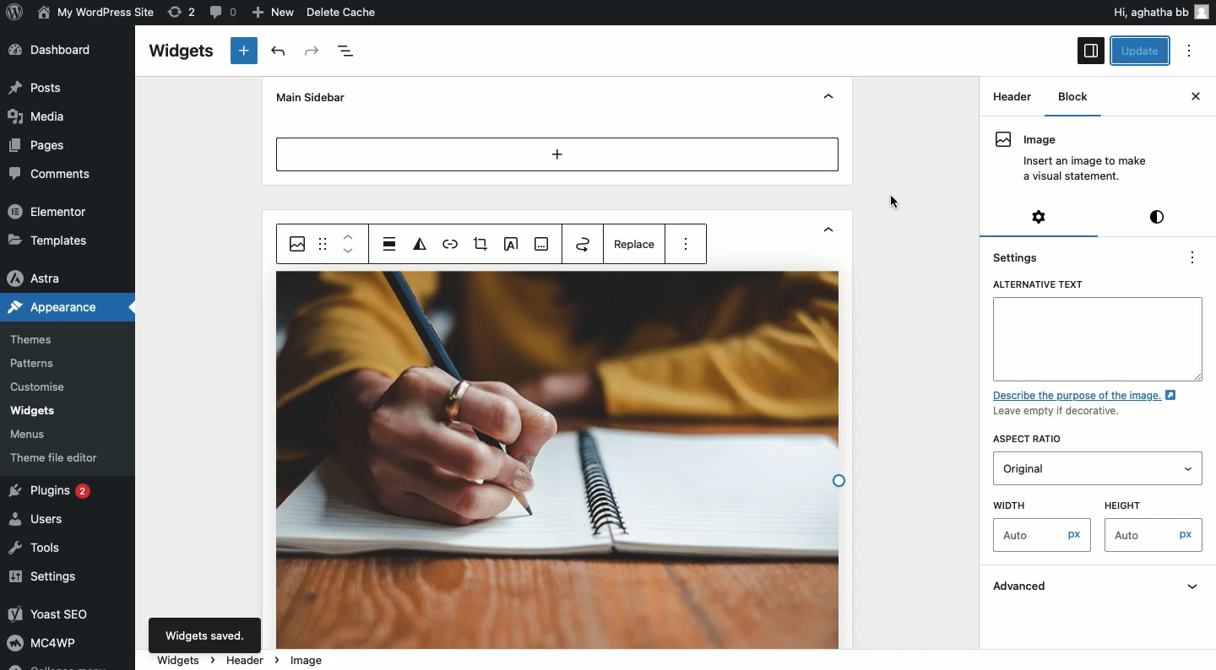  I want to click on Image purpose, so click(1090, 404).